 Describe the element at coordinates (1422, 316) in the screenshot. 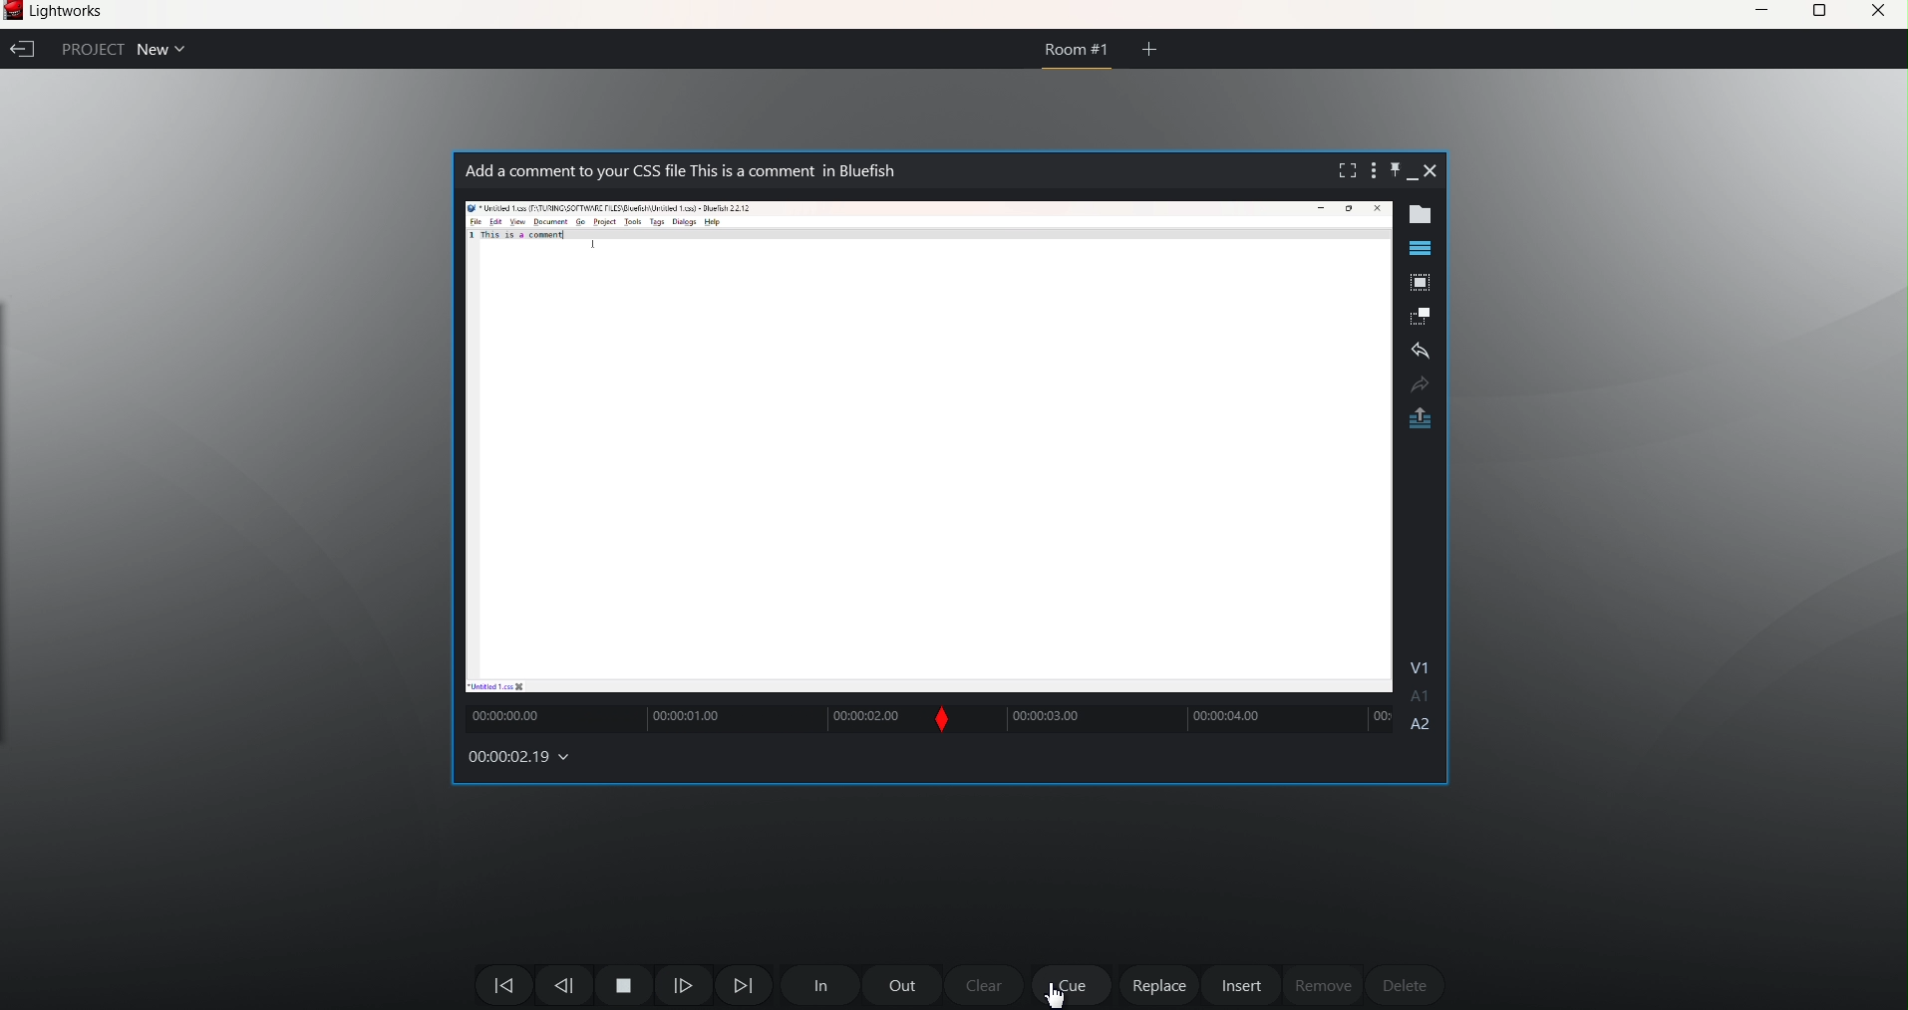

I see `make subclip` at that location.